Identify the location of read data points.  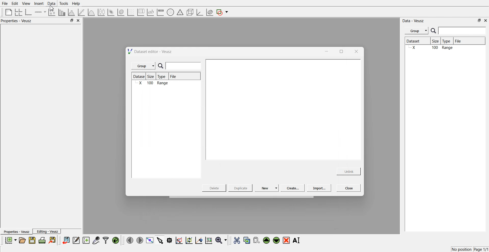
(169, 240).